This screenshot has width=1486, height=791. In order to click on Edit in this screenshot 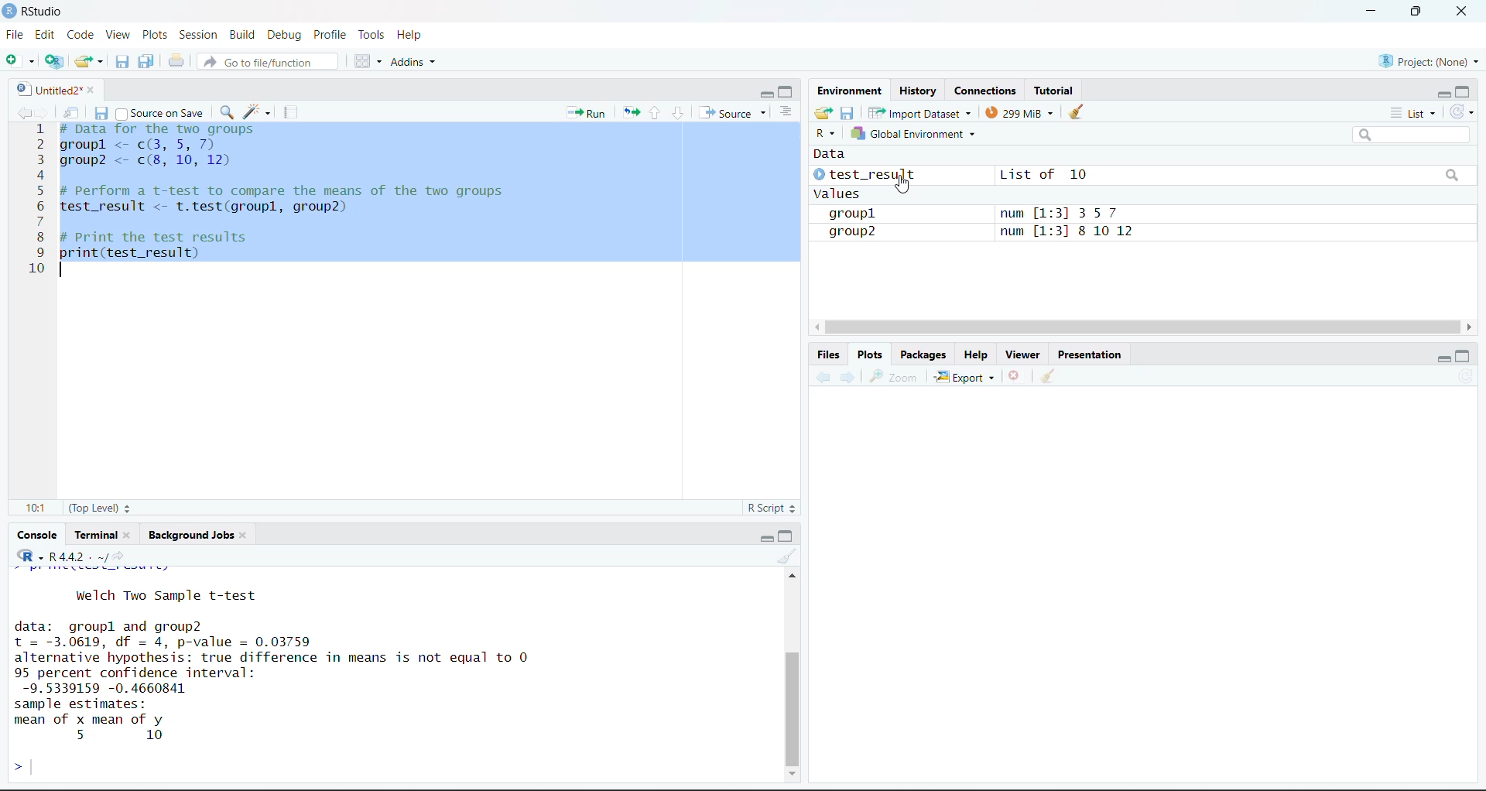, I will do `click(45, 35)`.